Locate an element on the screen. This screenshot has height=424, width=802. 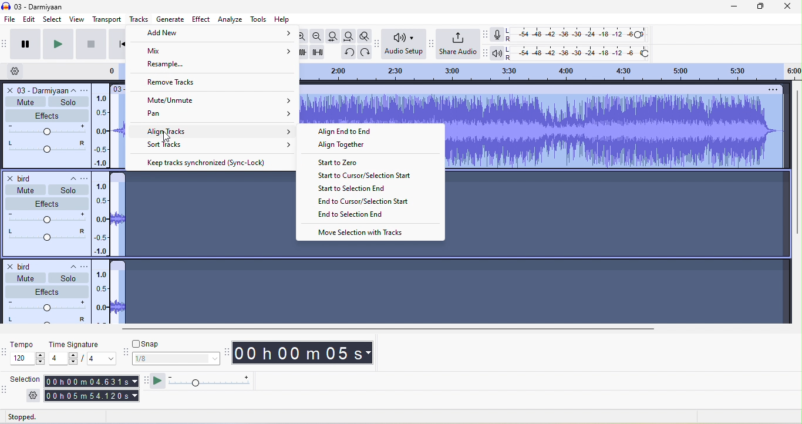
pan:center is located at coordinates (46, 235).